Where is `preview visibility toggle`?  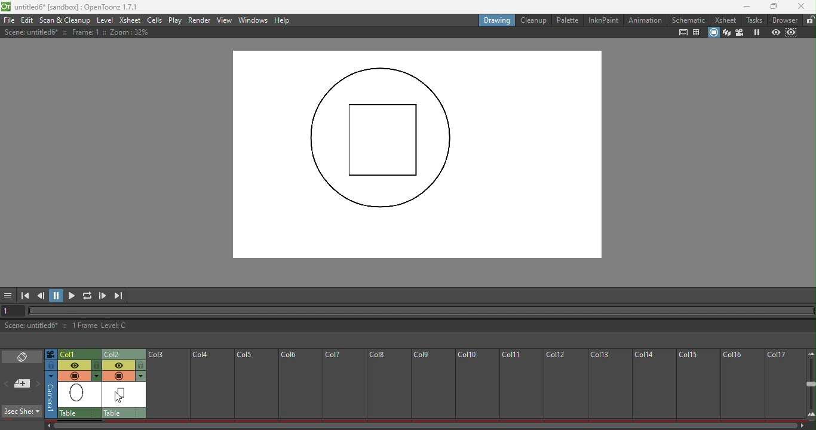
preview visibility toggle is located at coordinates (120, 364).